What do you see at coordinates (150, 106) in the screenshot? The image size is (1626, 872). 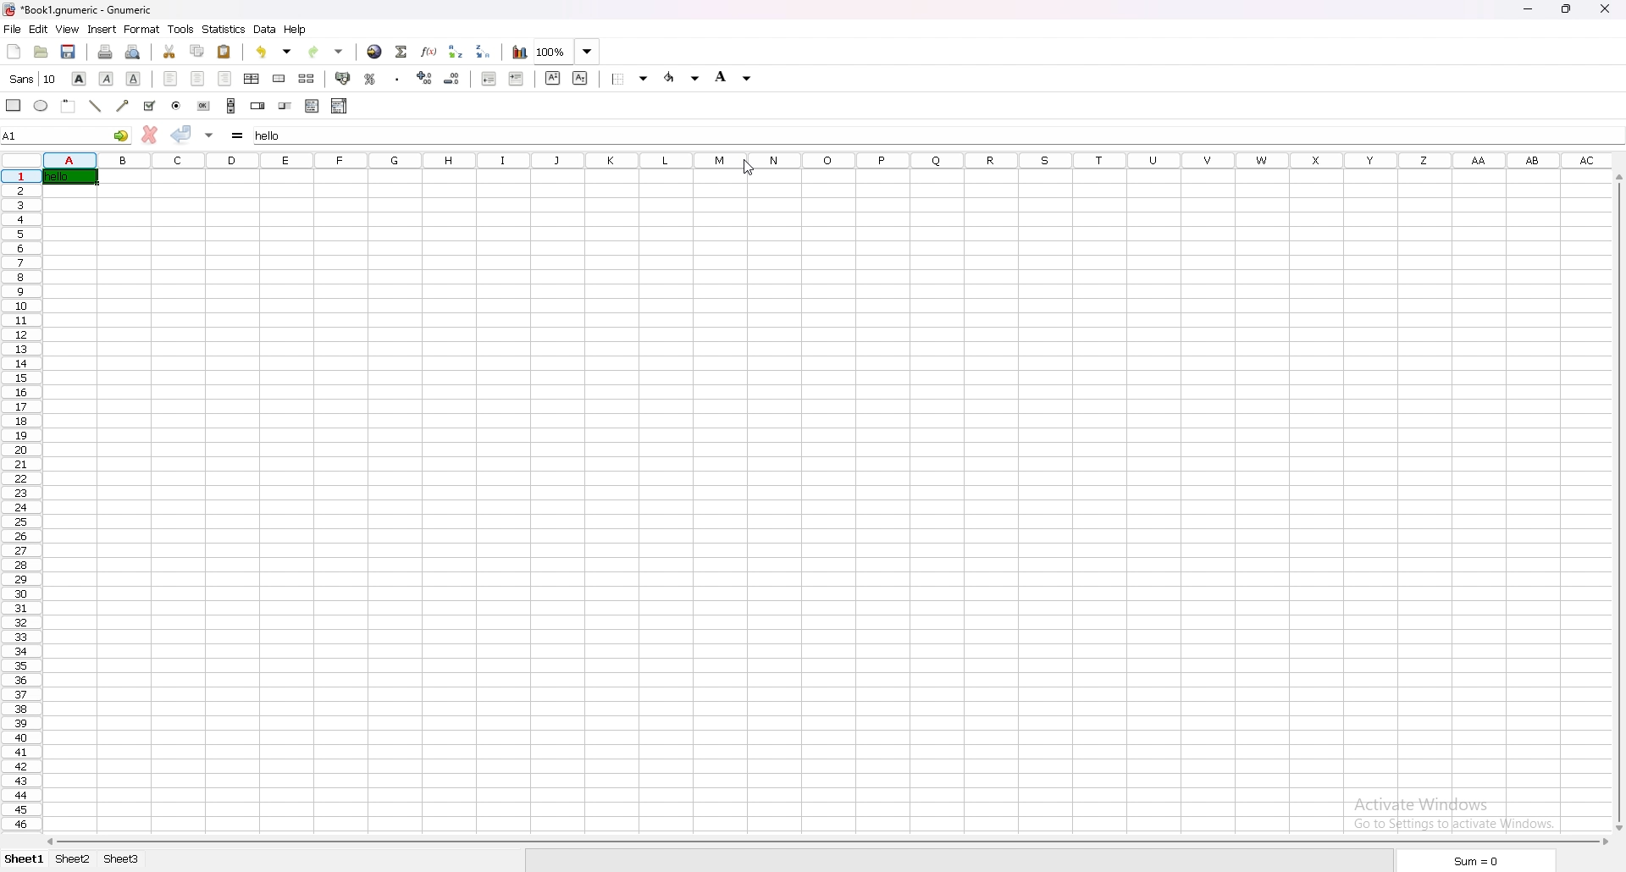 I see `checkbox` at bounding box center [150, 106].